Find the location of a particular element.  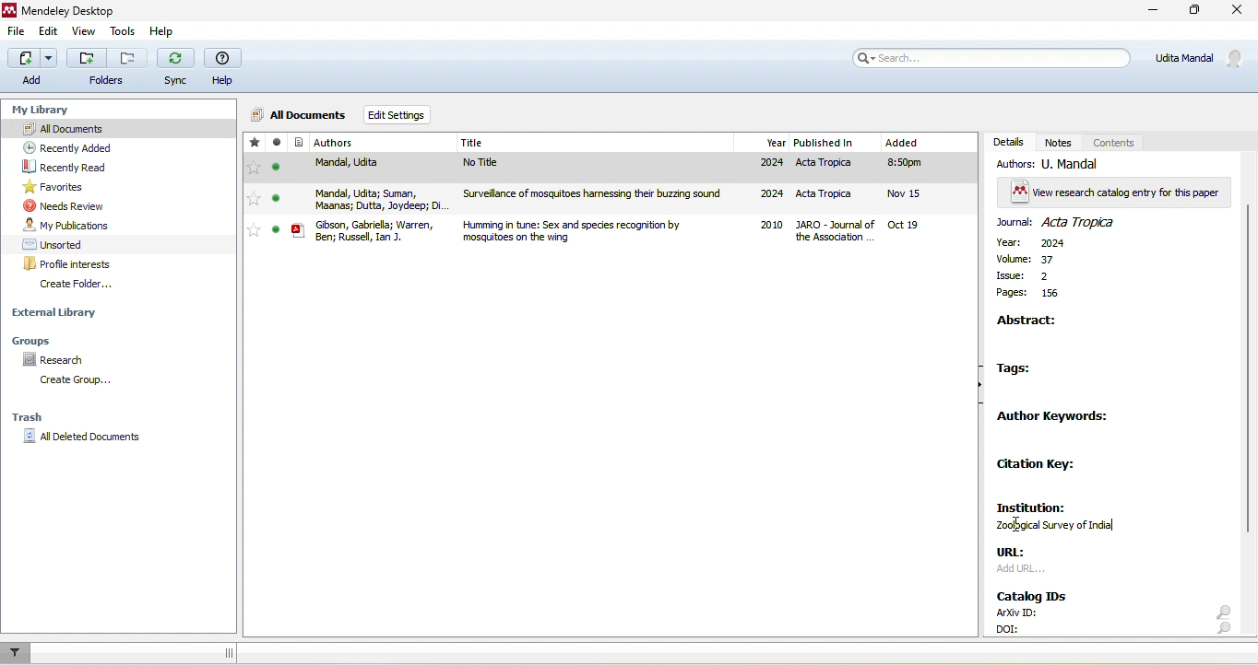

acta tropica is located at coordinates (837, 167).